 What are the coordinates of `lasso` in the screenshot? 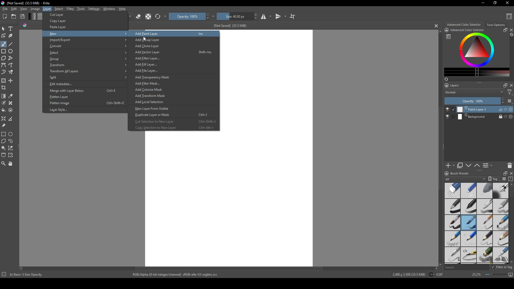 It's located at (11, 141).